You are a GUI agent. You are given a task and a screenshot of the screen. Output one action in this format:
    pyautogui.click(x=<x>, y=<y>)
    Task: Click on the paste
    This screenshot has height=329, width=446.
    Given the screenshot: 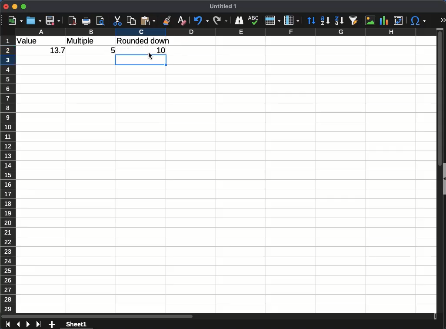 What is the action you would take?
    pyautogui.click(x=149, y=20)
    